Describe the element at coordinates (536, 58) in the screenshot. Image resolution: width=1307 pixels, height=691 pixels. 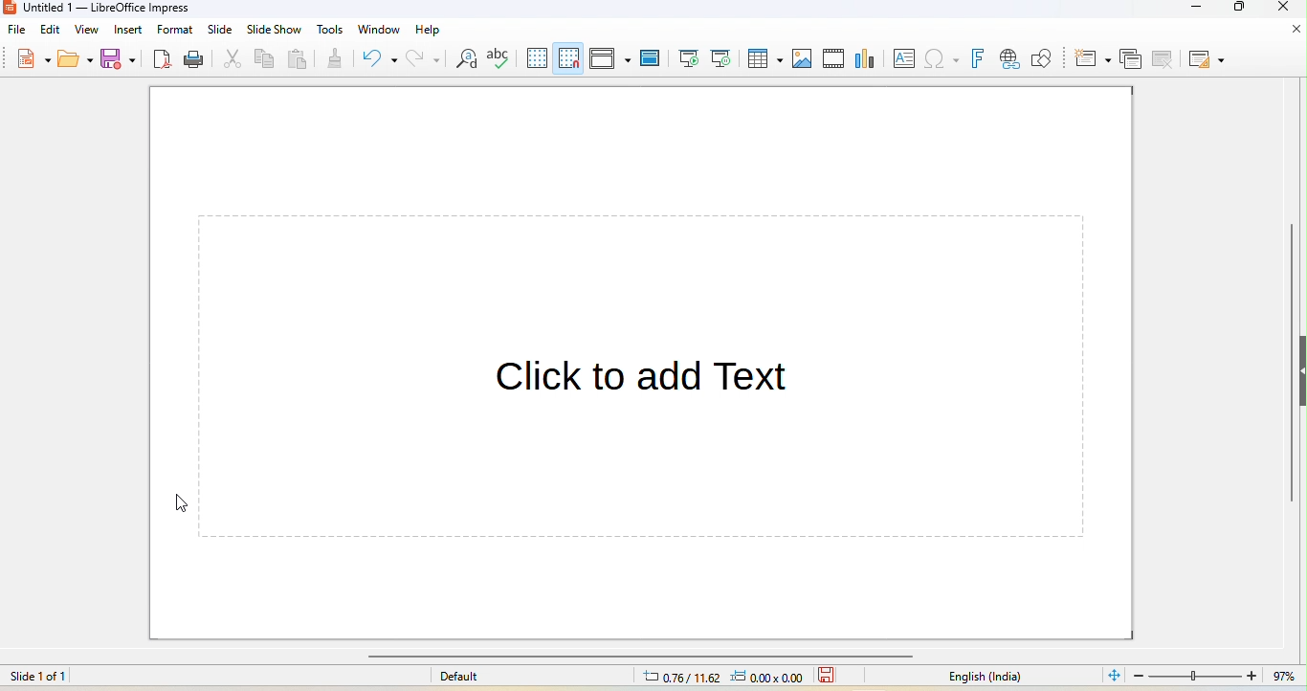
I see `display grid` at that location.